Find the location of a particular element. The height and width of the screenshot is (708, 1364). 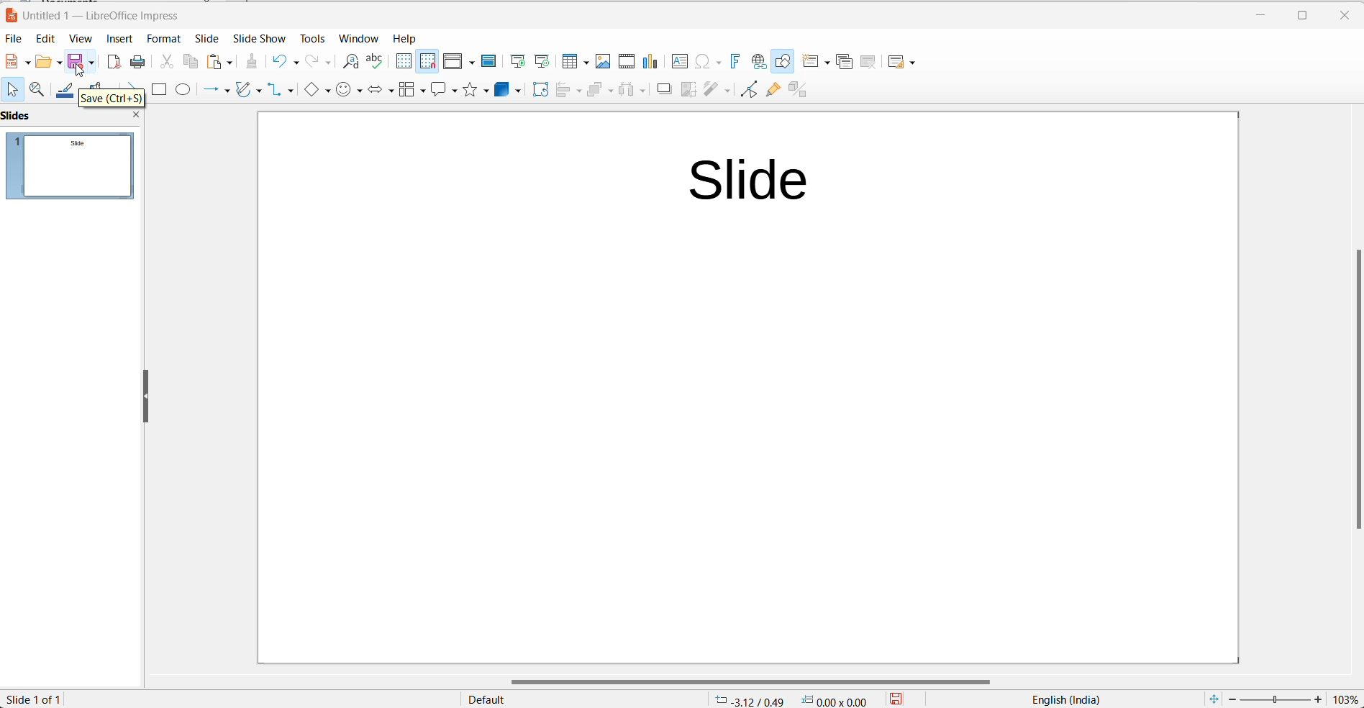

Zoom and pan is located at coordinates (36, 93).